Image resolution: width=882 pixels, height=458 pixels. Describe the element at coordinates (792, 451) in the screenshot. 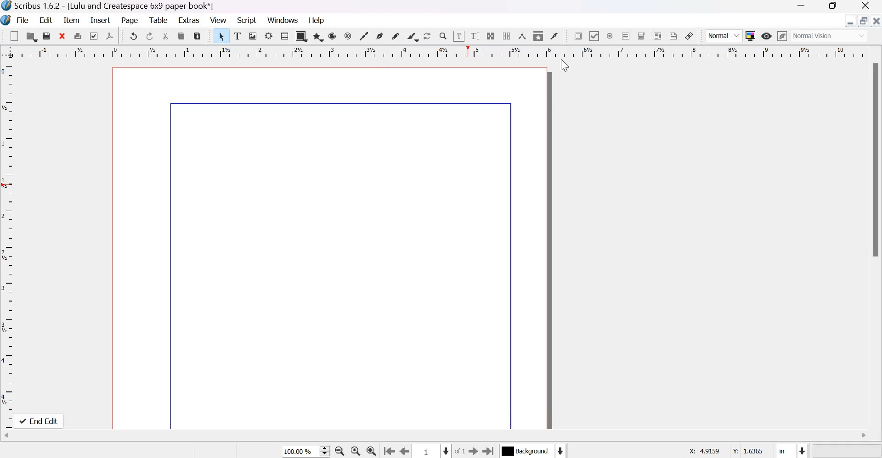

I see `Select the current unit` at that location.